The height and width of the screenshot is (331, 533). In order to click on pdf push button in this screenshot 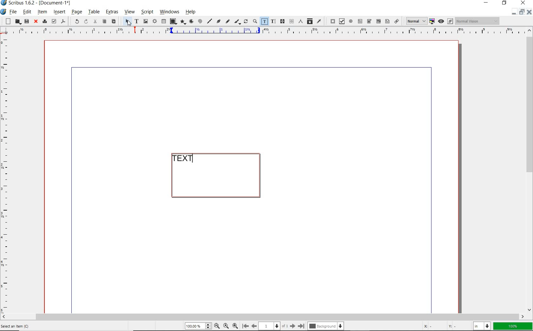, I will do `click(331, 21)`.